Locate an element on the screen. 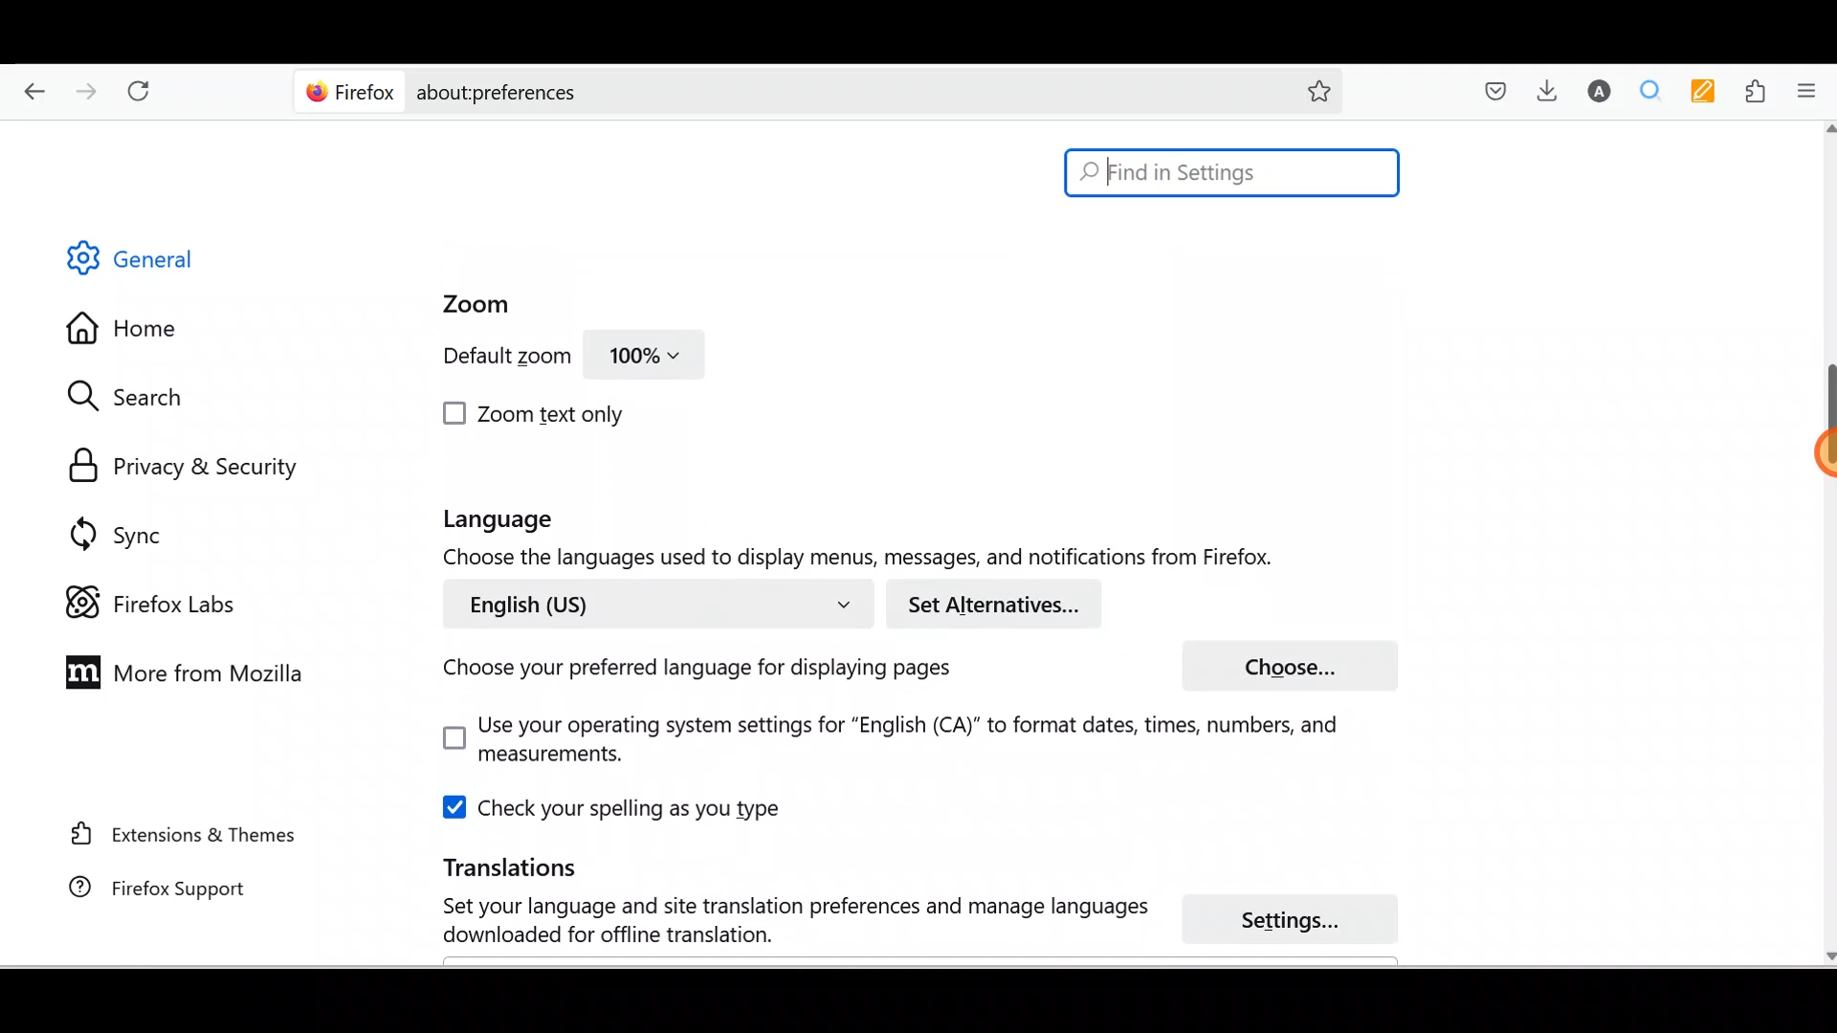 The height and width of the screenshot is (1033, 1837). Firefox is located at coordinates (351, 91).